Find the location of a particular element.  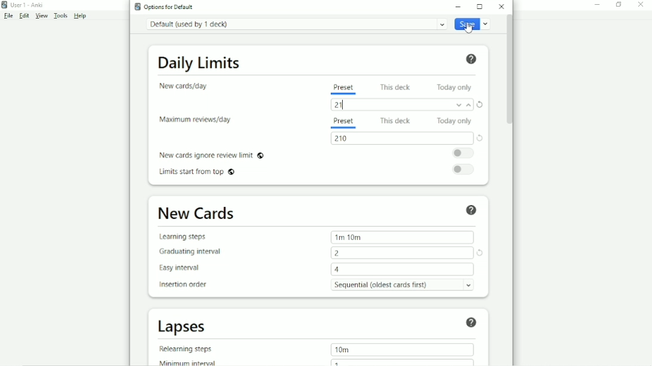

Limits start from top is located at coordinates (196, 172).